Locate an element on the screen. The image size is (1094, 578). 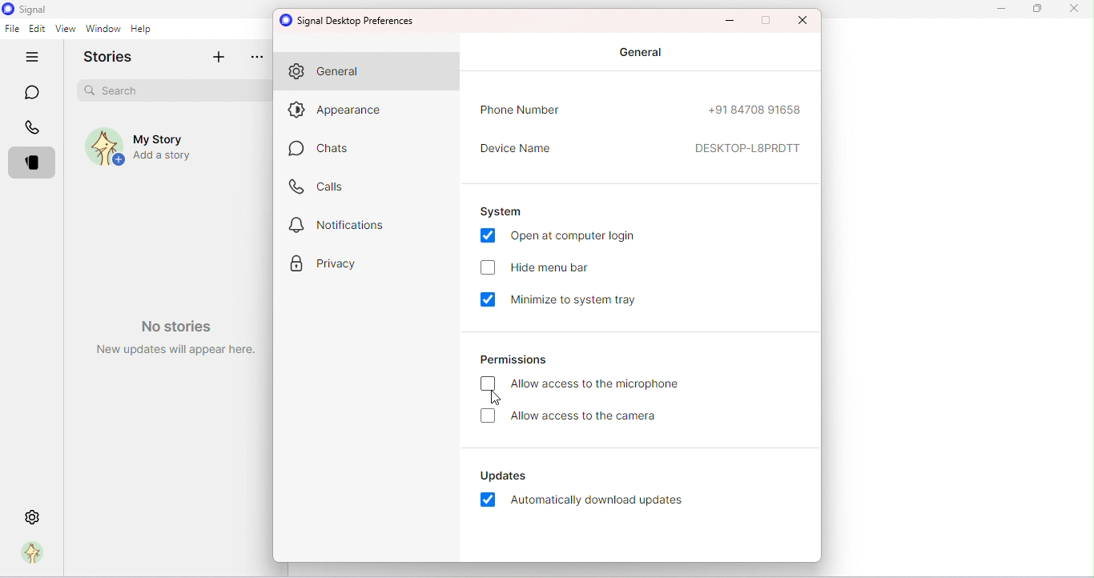
Allow access to the microphone is located at coordinates (584, 385).